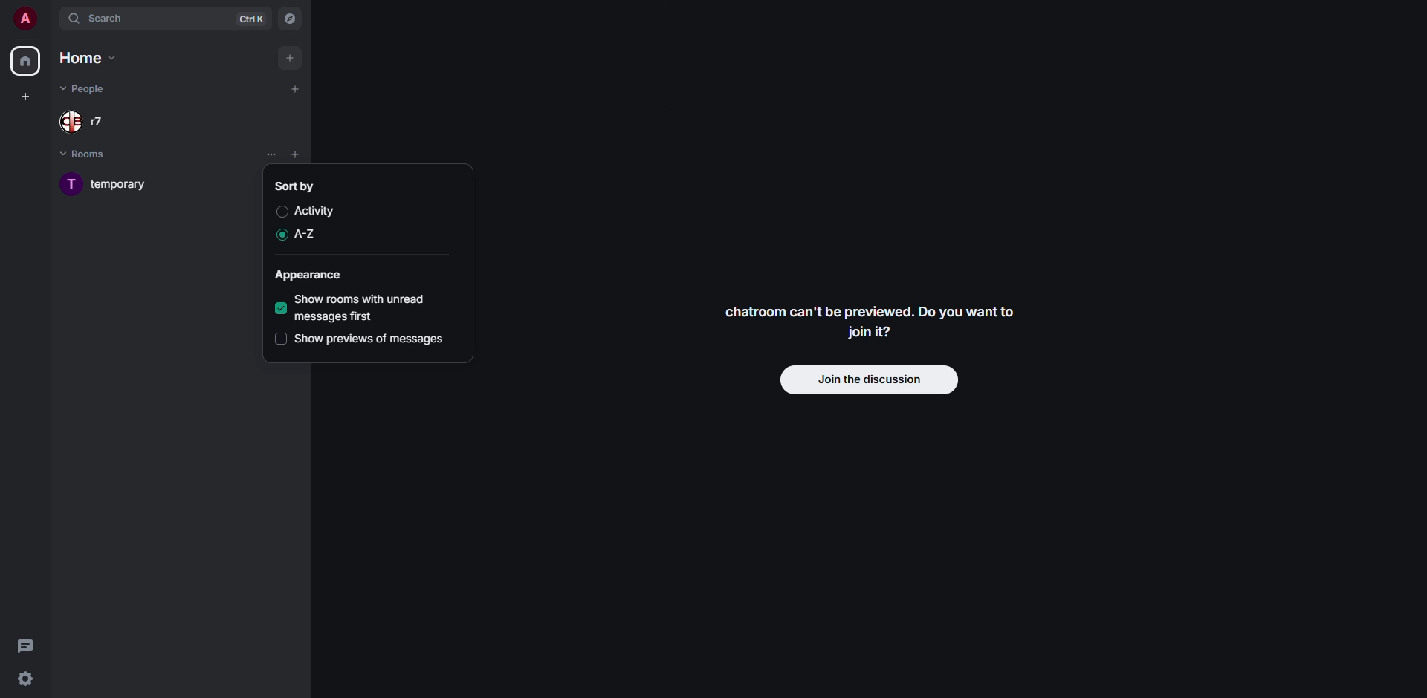 The height and width of the screenshot is (698, 1427). Describe the element at coordinates (251, 18) in the screenshot. I see `ctrl K` at that location.